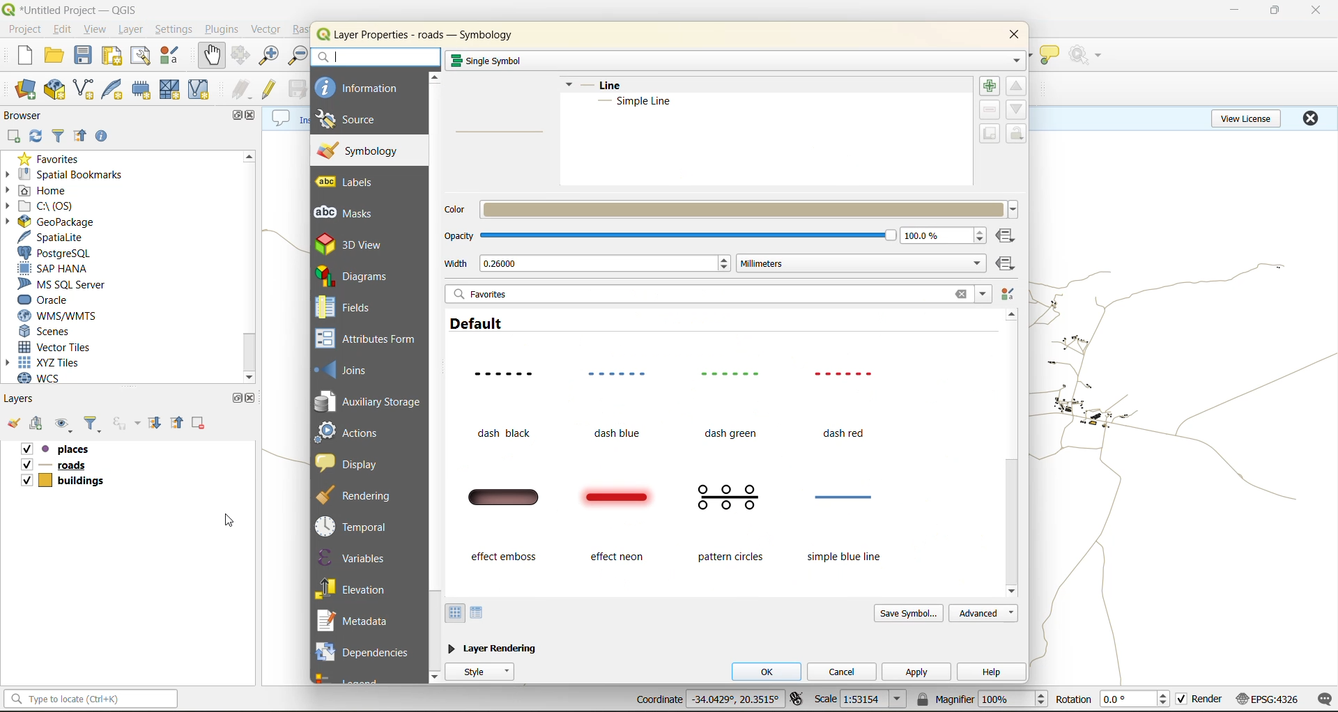 This screenshot has height=712, width=1338. What do you see at coordinates (174, 56) in the screenshot?
I see `style manager` at bounding box center [174, 56].